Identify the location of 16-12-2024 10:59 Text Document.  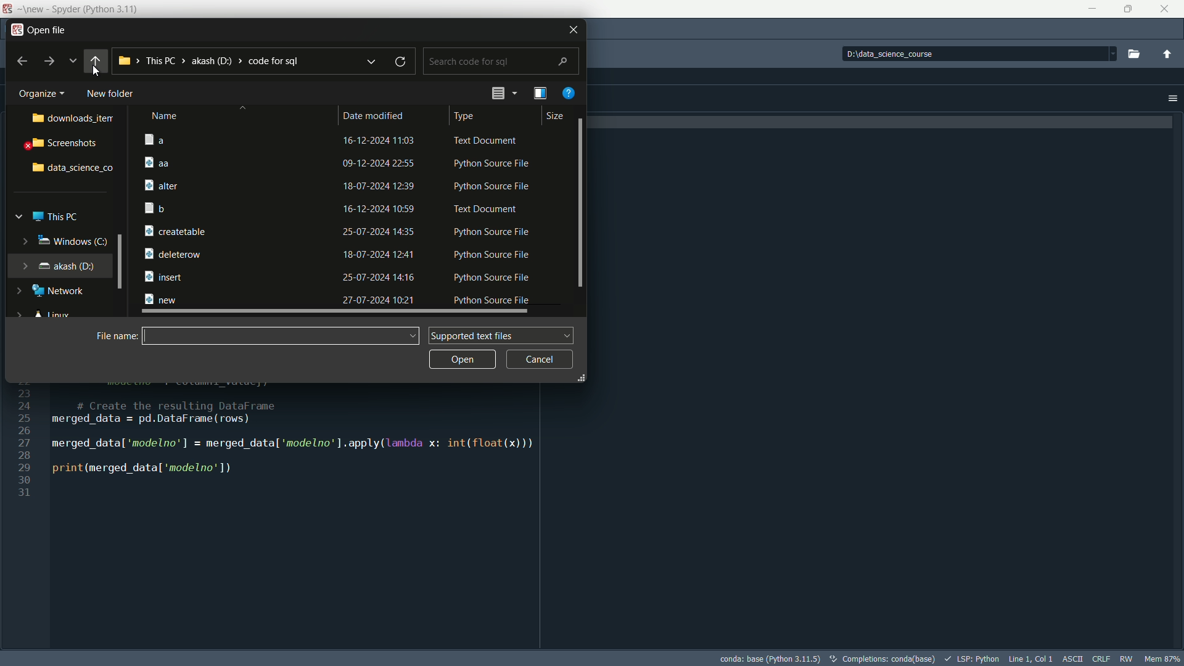
(393, 207).